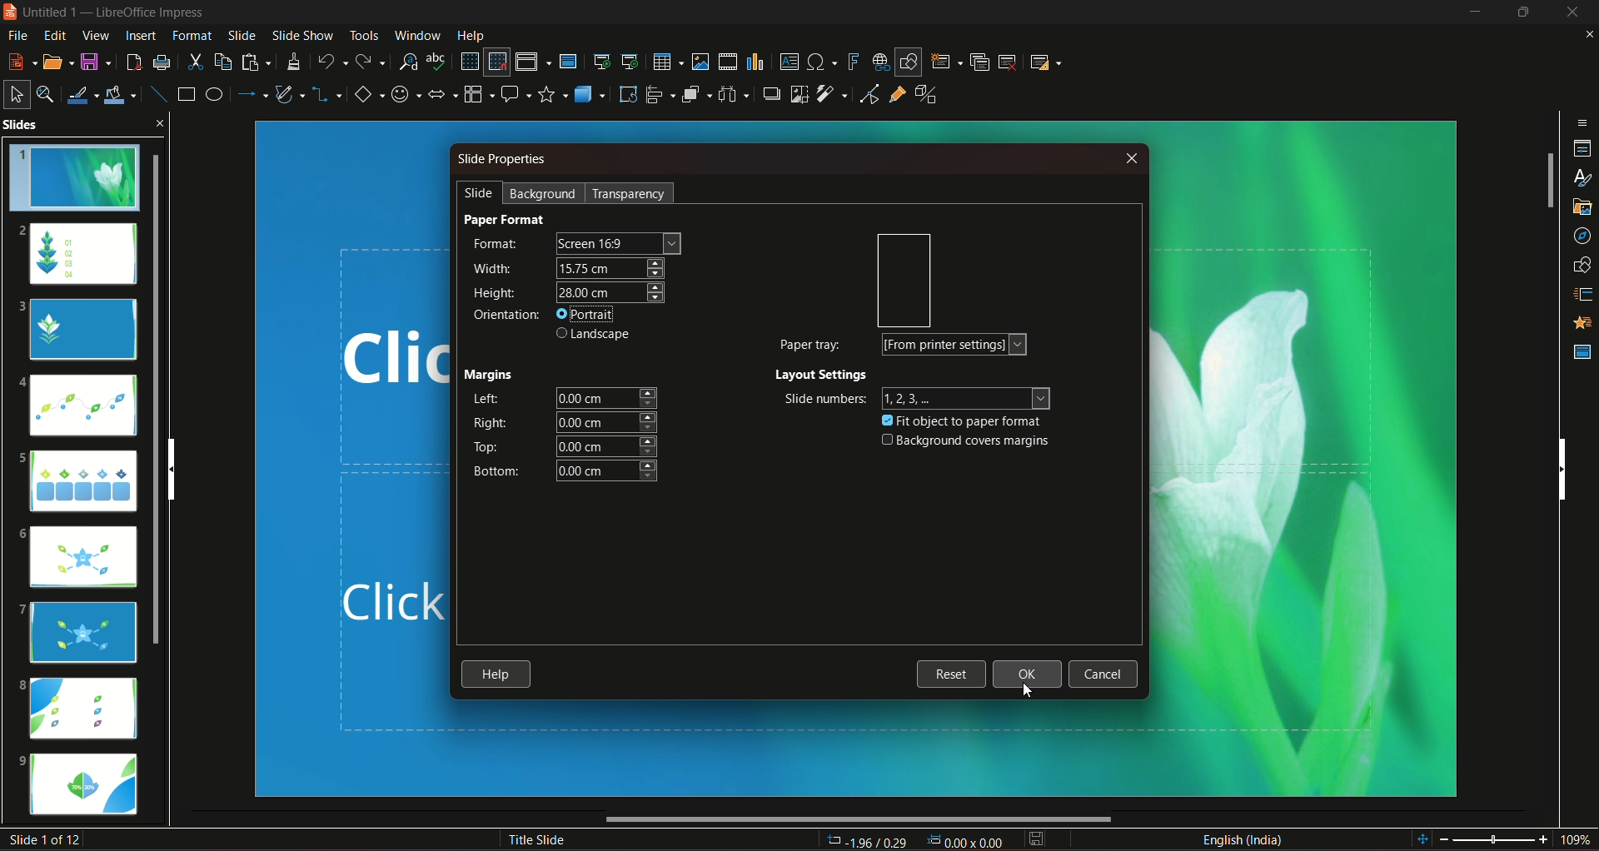  I want to click on slide layout, so click(1048, 61).